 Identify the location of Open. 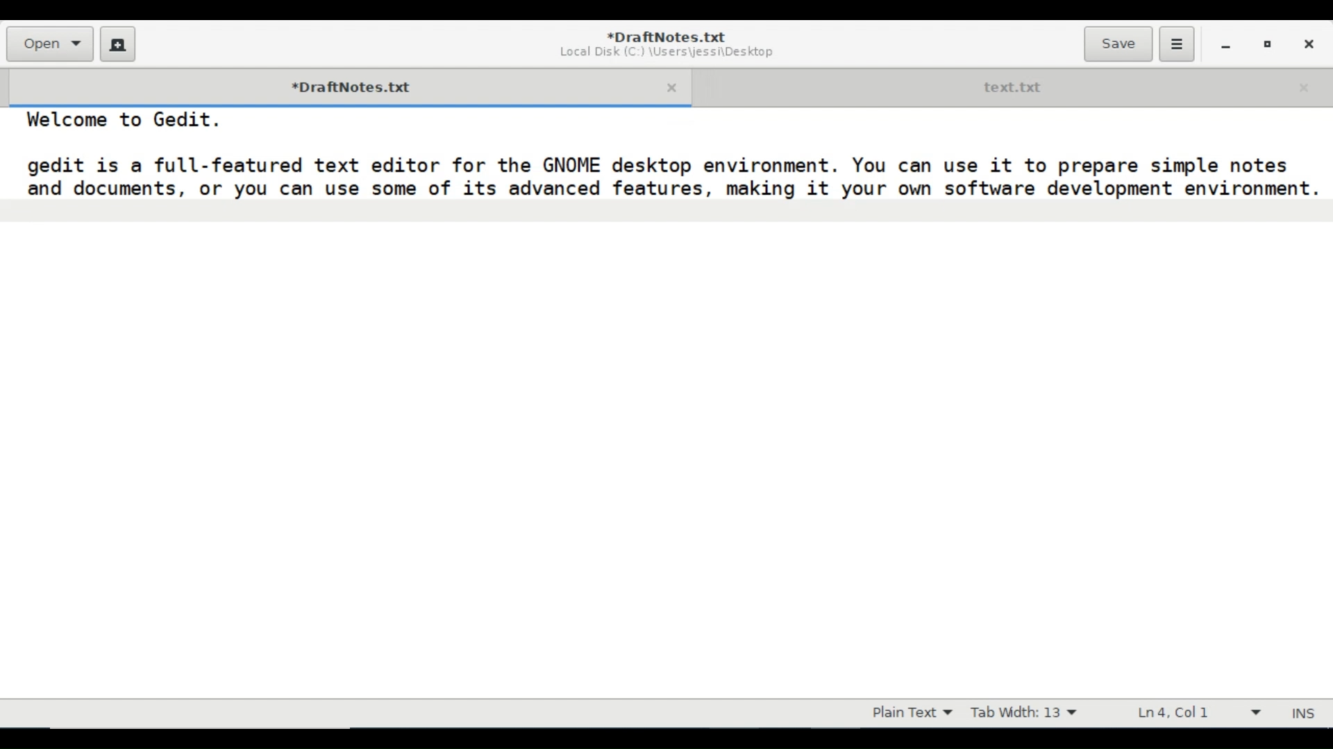
(49, 44).